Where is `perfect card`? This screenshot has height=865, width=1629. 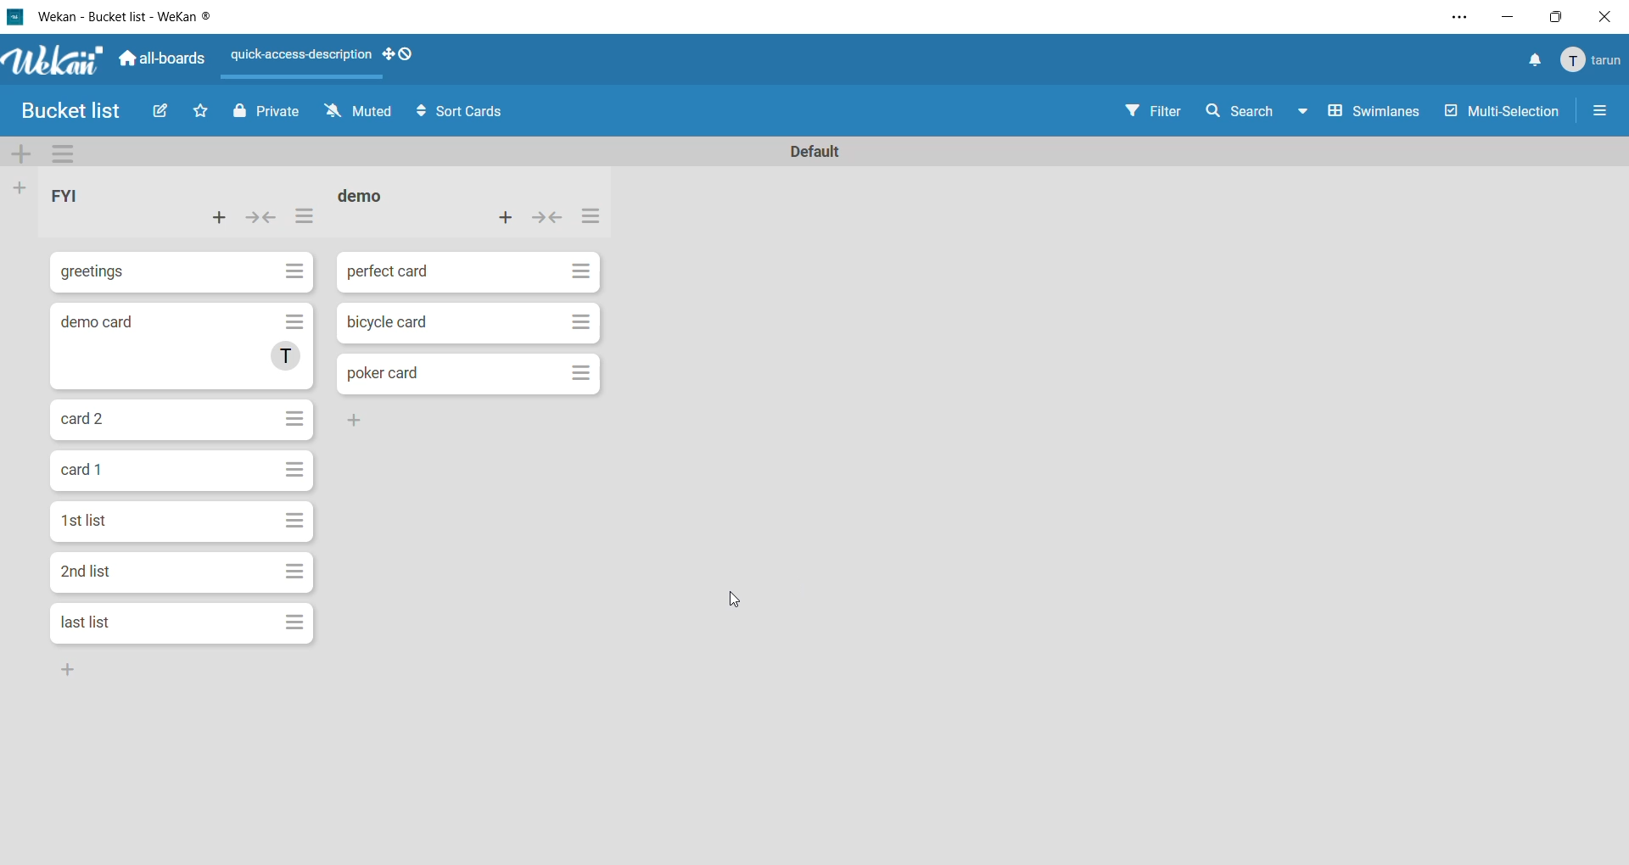
perfect card is located at coordinates (474, 271).